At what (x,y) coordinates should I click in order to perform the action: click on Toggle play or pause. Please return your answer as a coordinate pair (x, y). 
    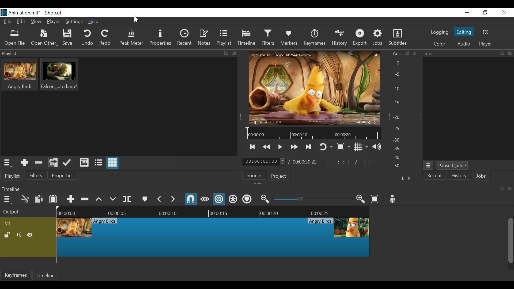
    Looking at the image, I should click on (280, 147).